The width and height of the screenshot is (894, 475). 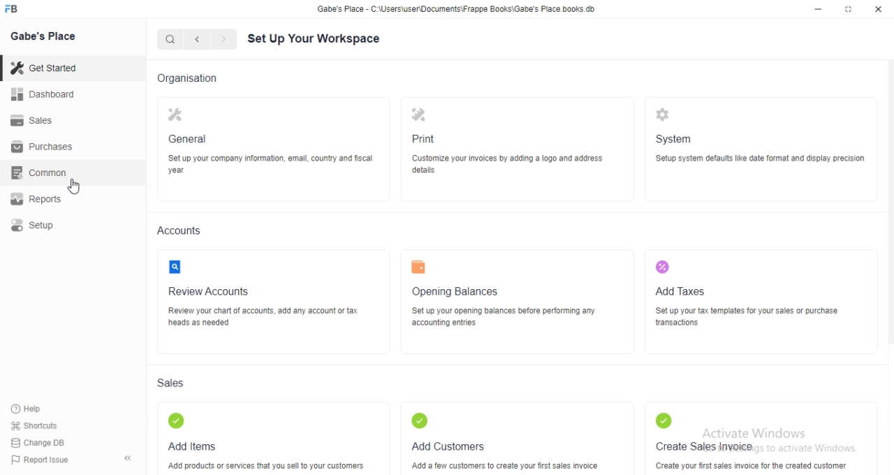 What do you see at coordinates (186, 79) in the screenshot?
I see `Organisation` at bounding box center [186, 79].